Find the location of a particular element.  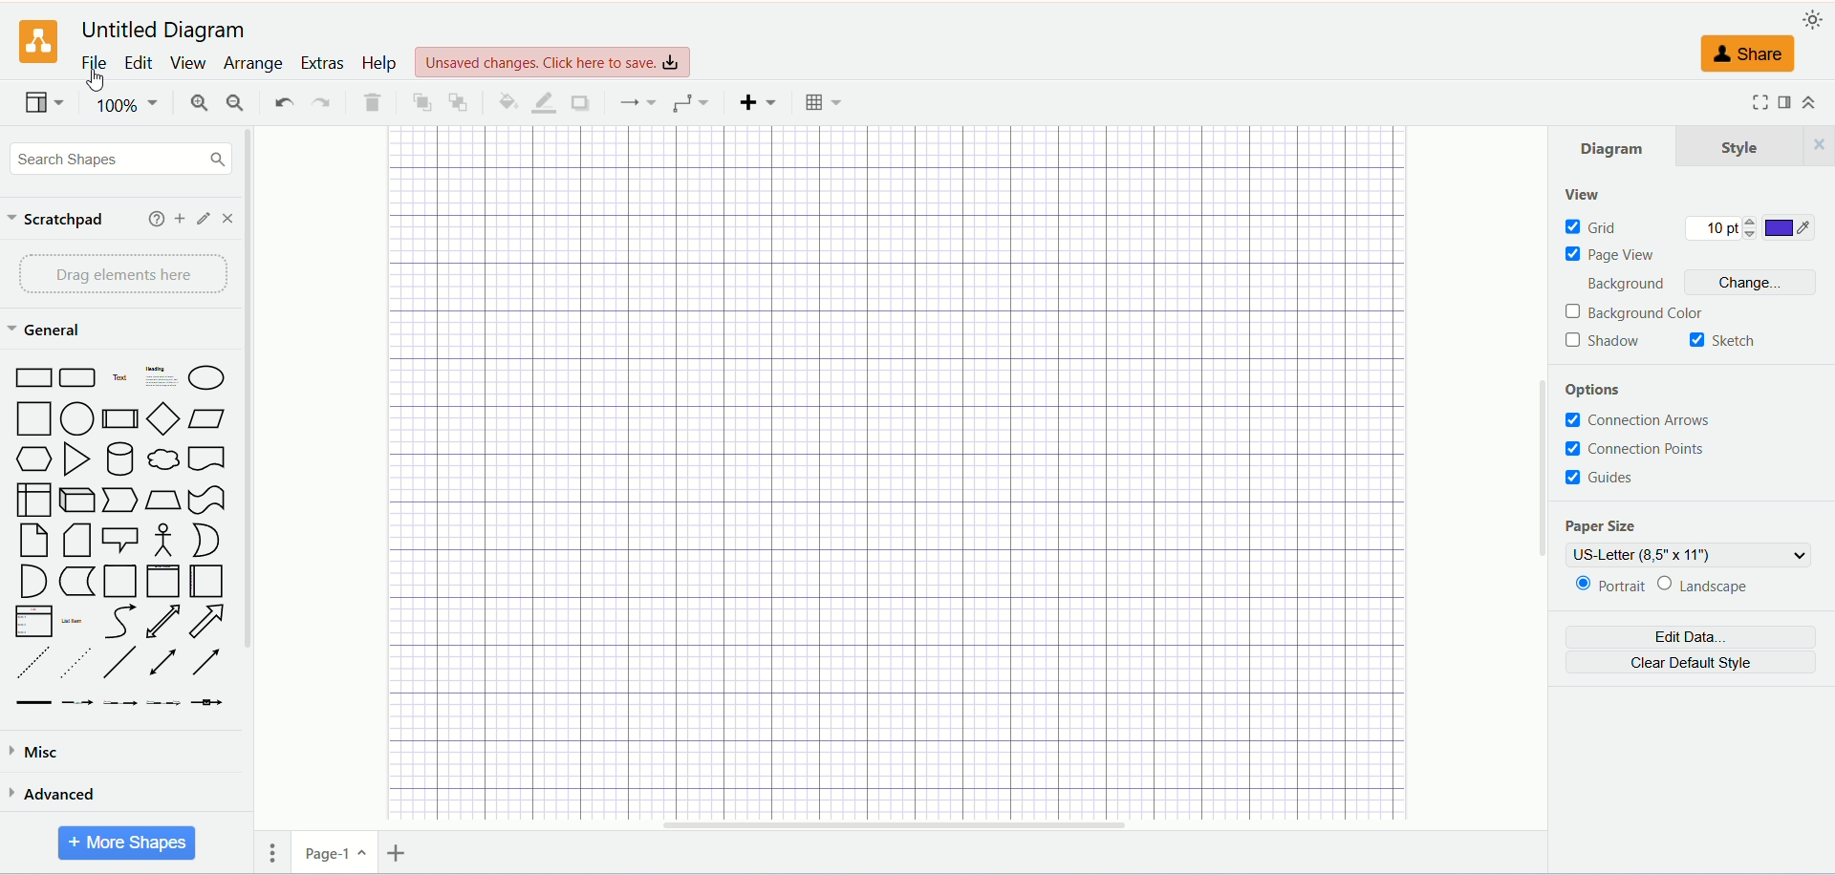

to front is located at coordinates (421, 100).